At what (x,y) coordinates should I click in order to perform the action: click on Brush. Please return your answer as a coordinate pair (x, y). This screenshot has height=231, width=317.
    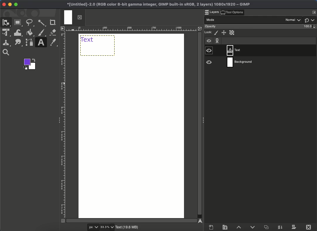
    Looking at the image, I should click on (42, 33).